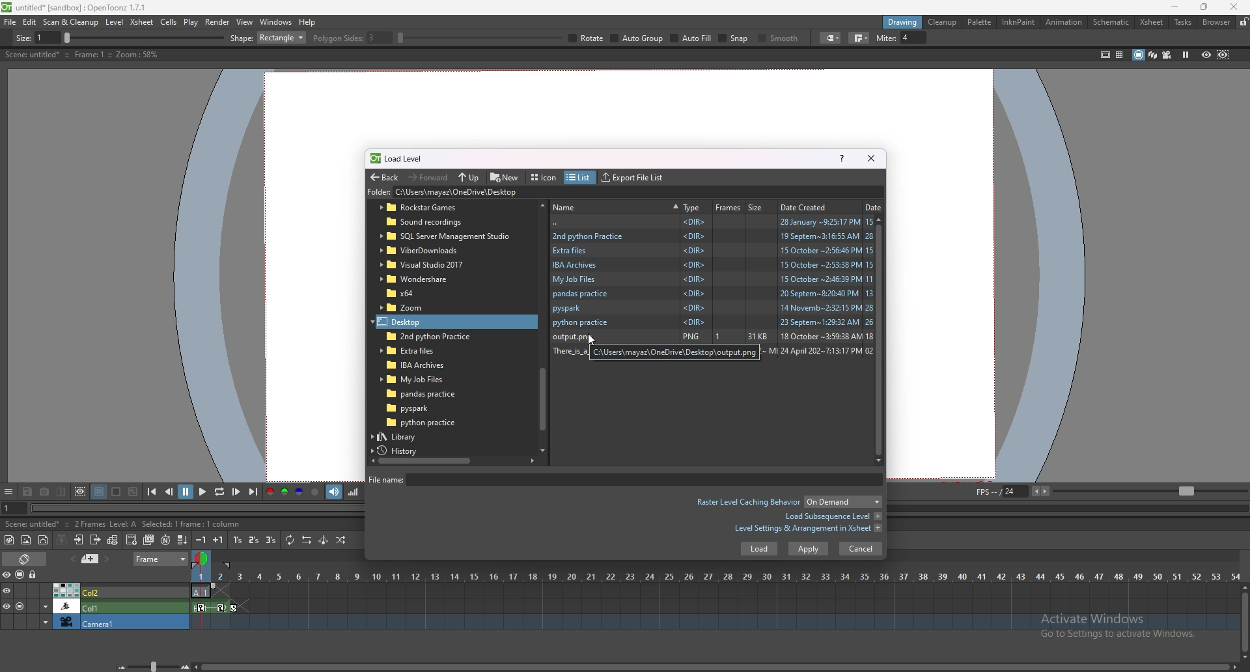  I want to click on close, so click(1232, 7).